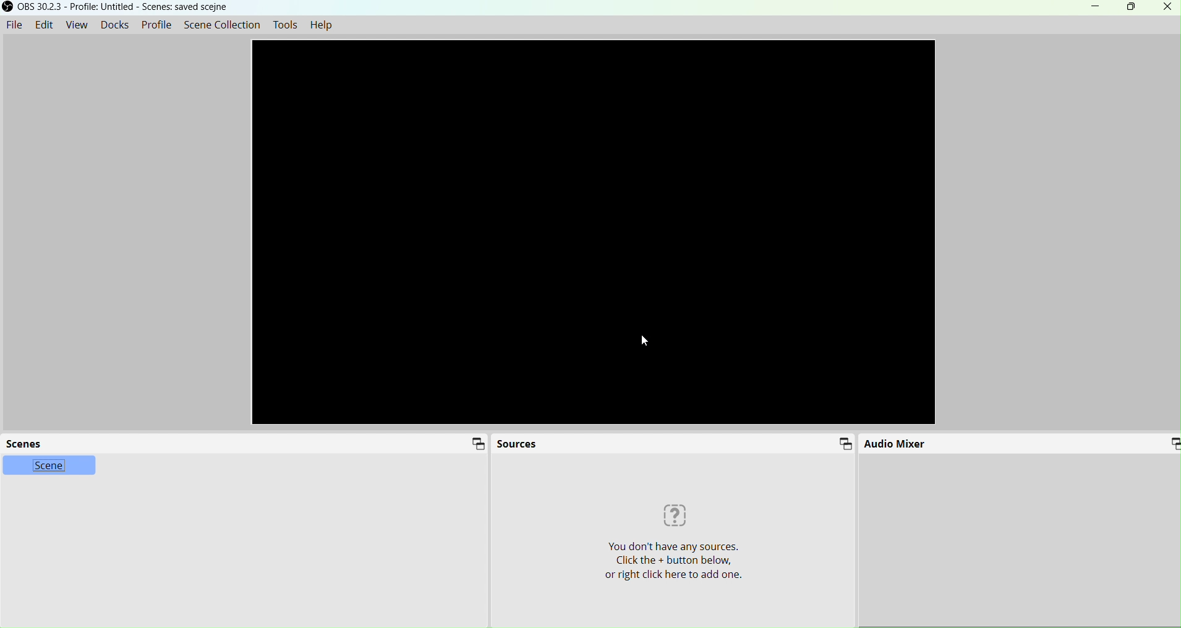 The image size is (1181, 628). Describe the element at coordinates (643, 341) in the screenshot. I see `Cursor` at that location.